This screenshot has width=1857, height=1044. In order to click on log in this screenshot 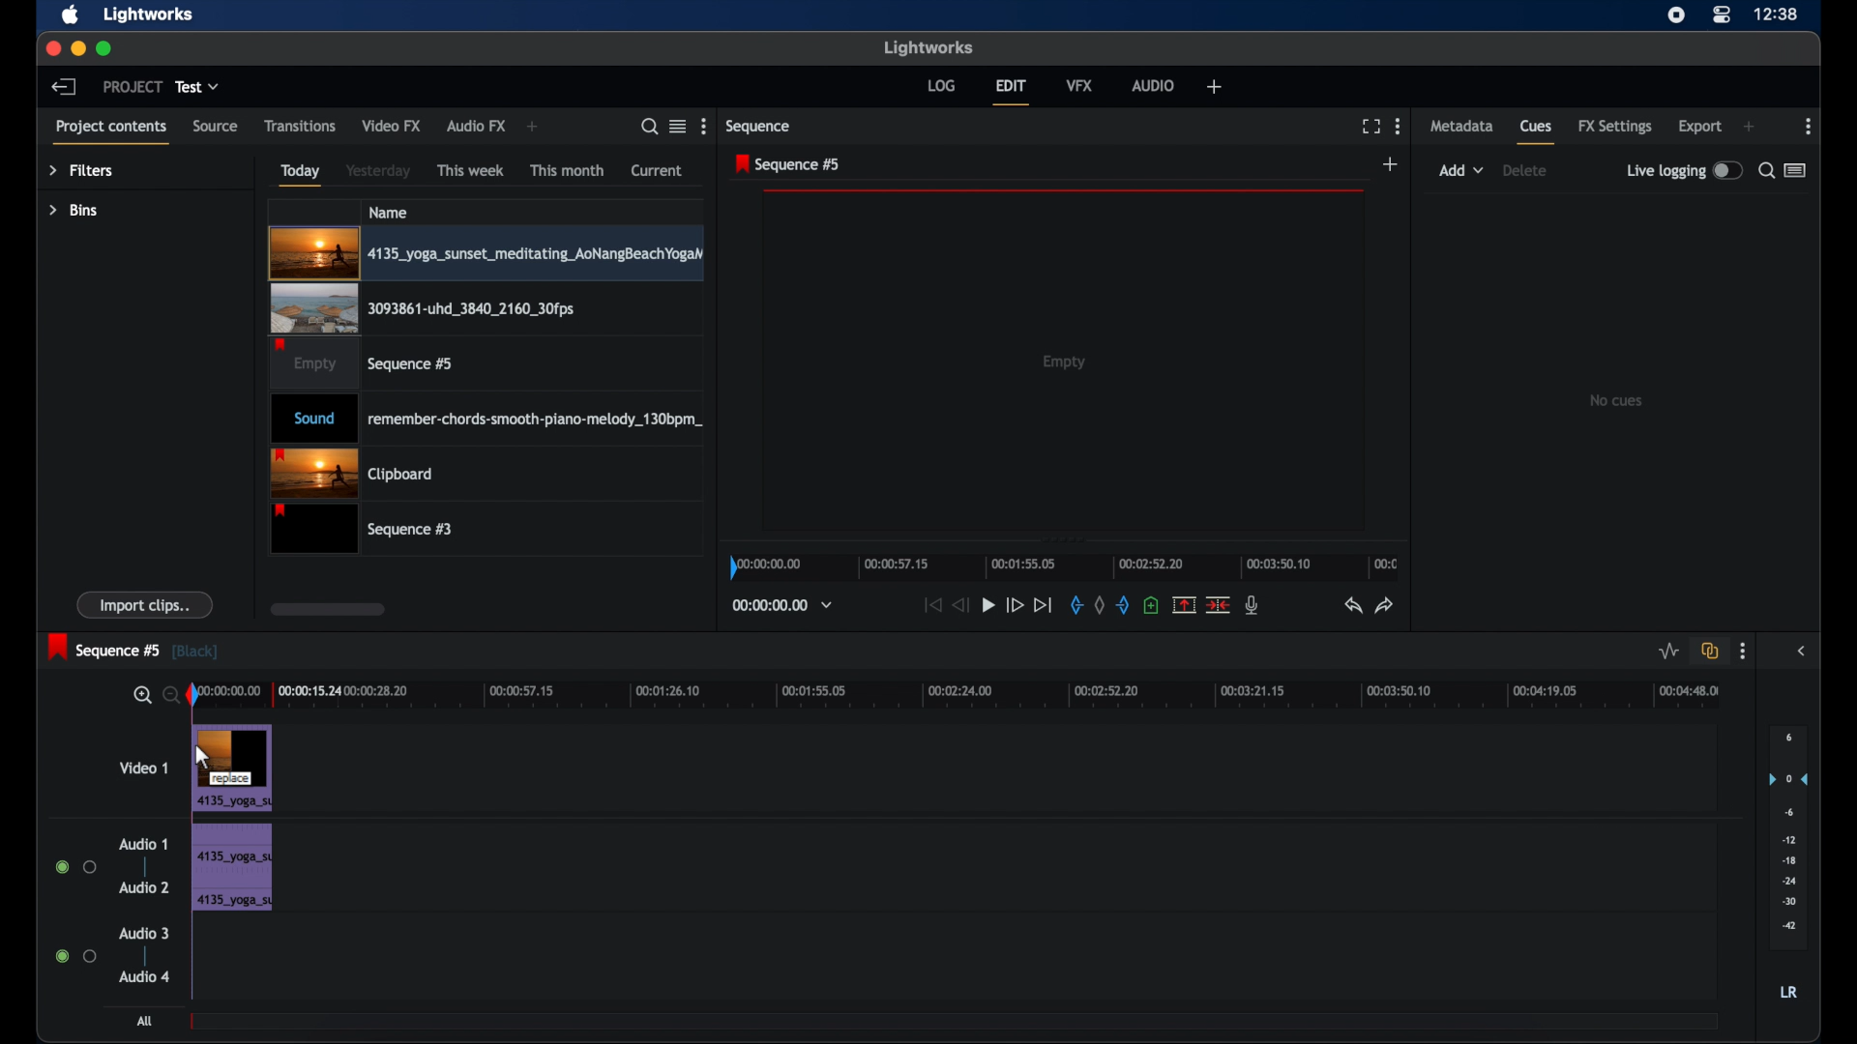, I will do `click(941, 85)`.